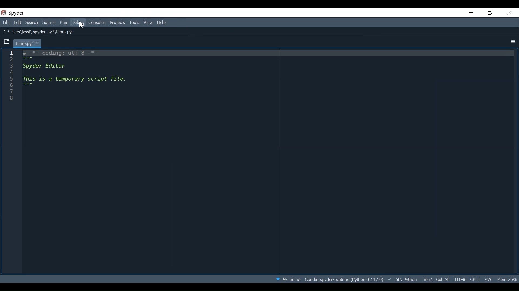 The image size is (519, 291). Describe the element at coordinates (507, 279) in the screenshot. I see `Memory Usage` at that location.